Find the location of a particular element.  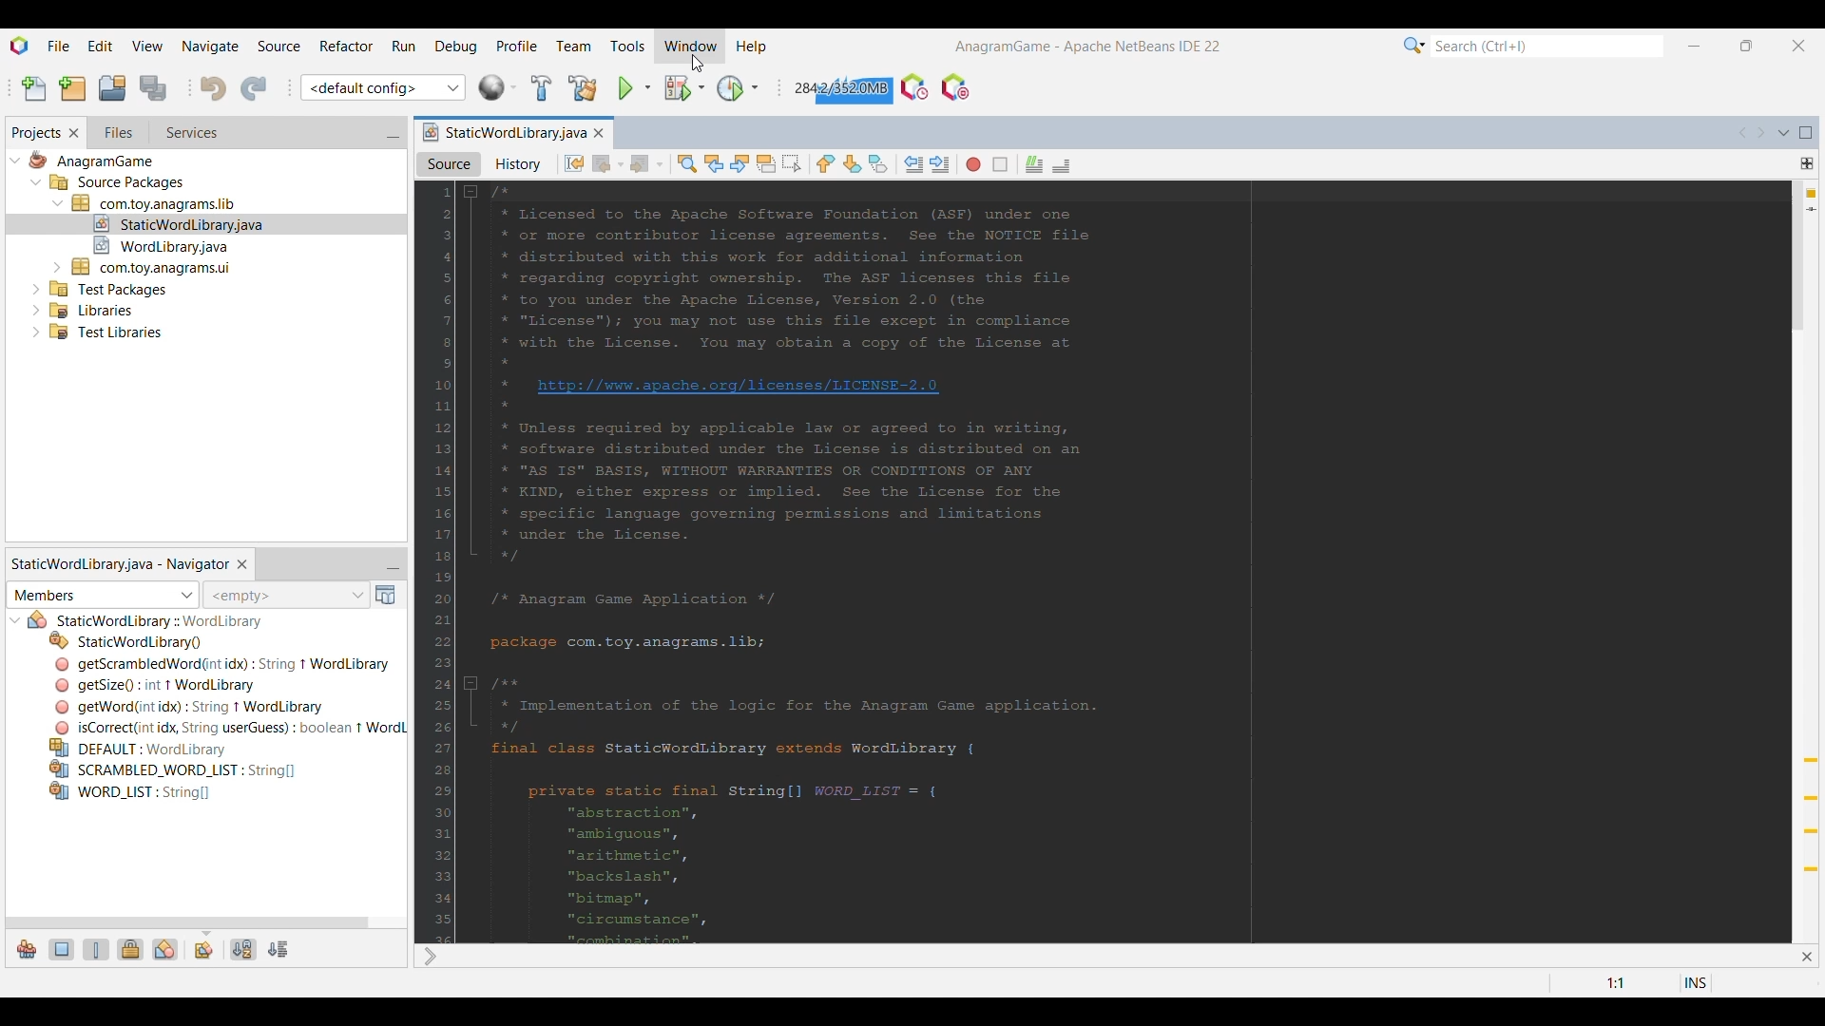

 is located at coordinates (130, 794).